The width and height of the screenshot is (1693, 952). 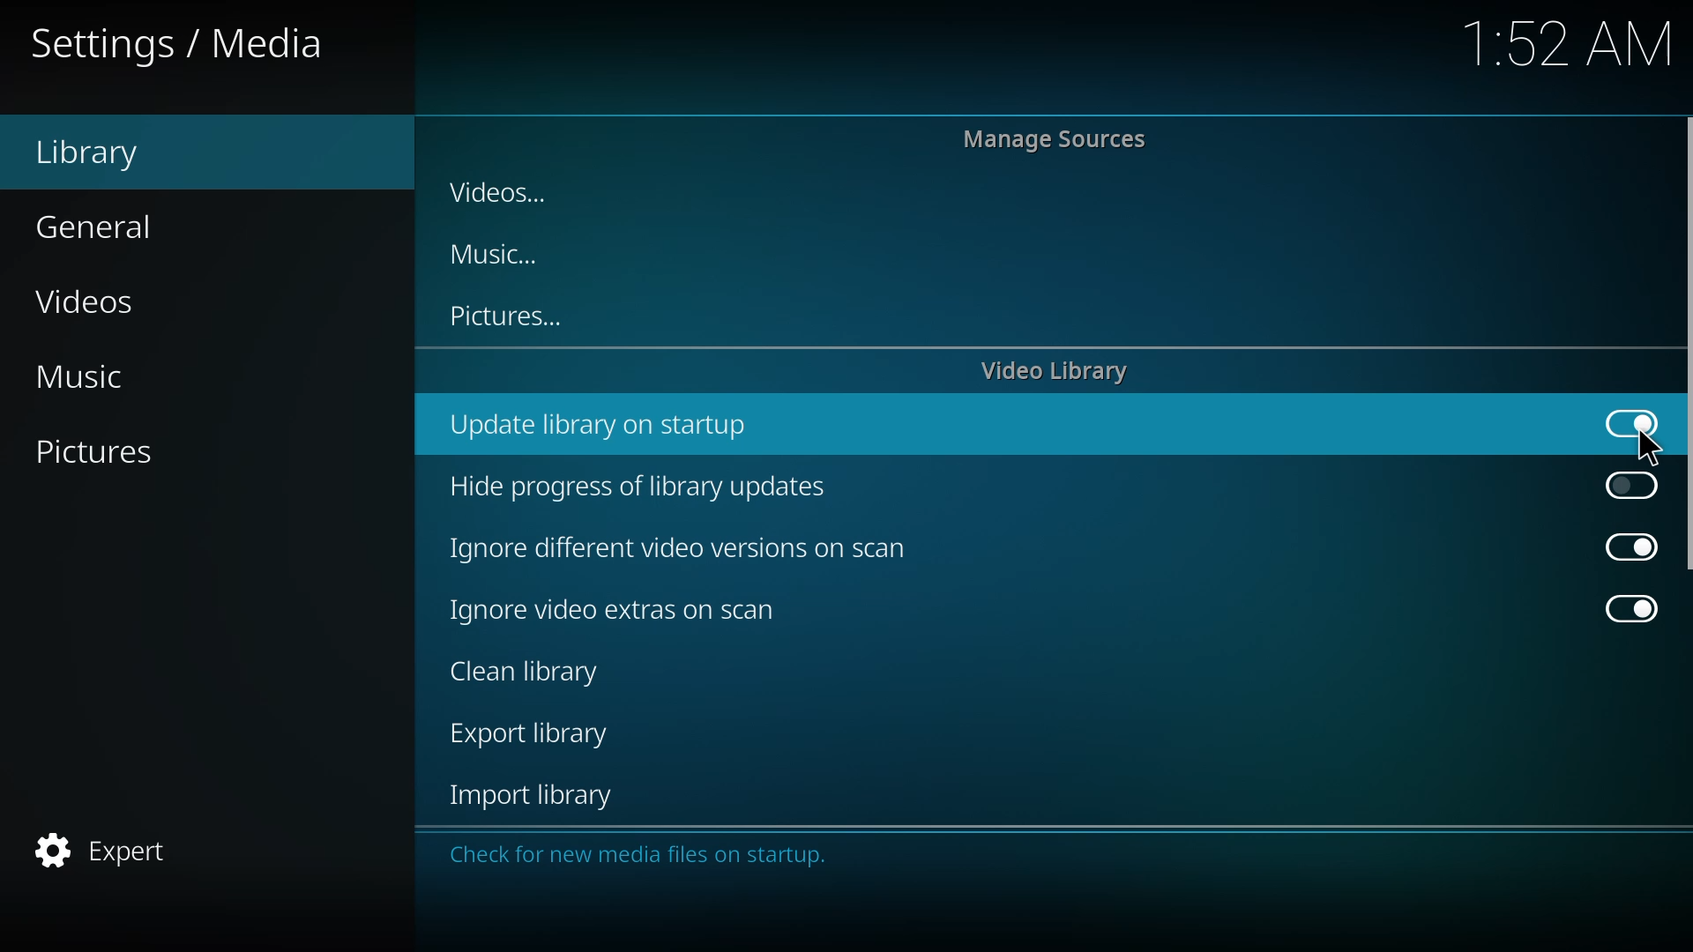 I want to click on music, so click(x=95, y=376).